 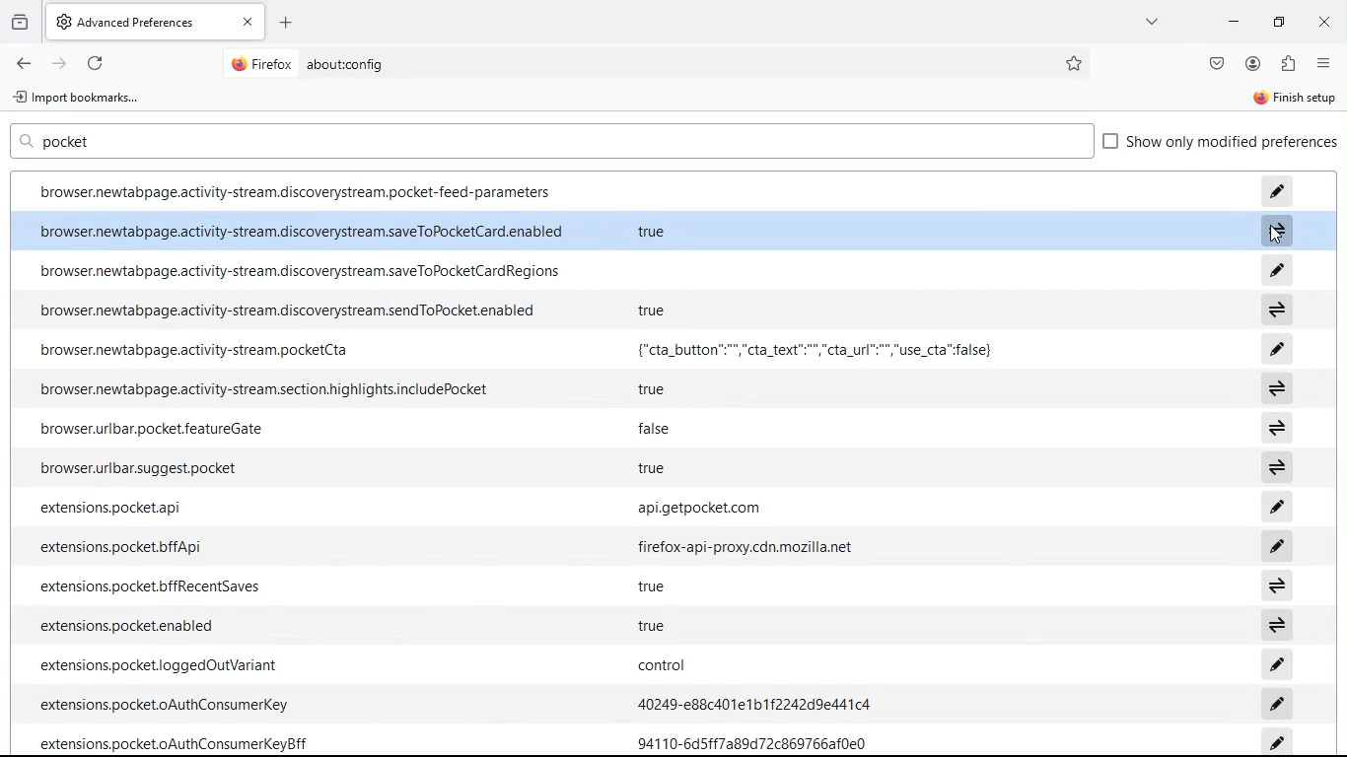 I want to click on maximize, so click(x=1275, y=23).